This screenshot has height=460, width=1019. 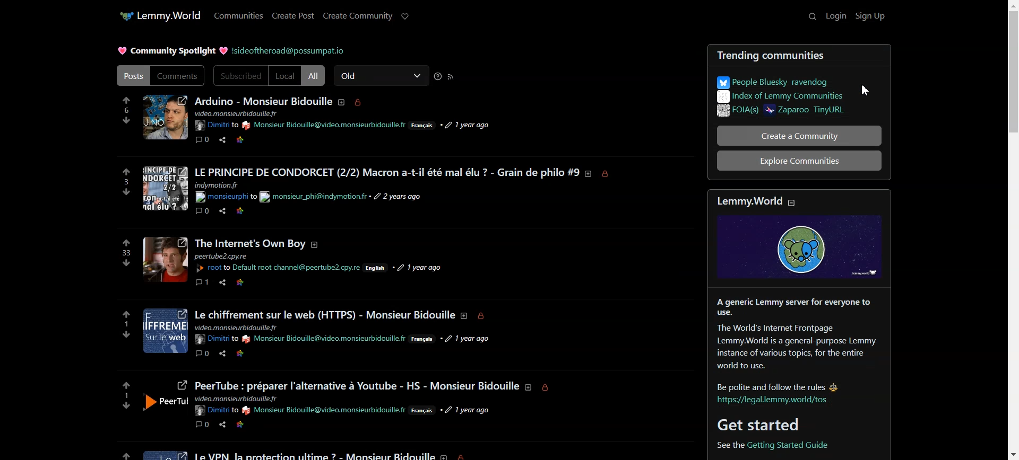 What do you see at coordinates (119, 405) in the screenshot?
I see `downvotes` at bounding box center [119, 405].